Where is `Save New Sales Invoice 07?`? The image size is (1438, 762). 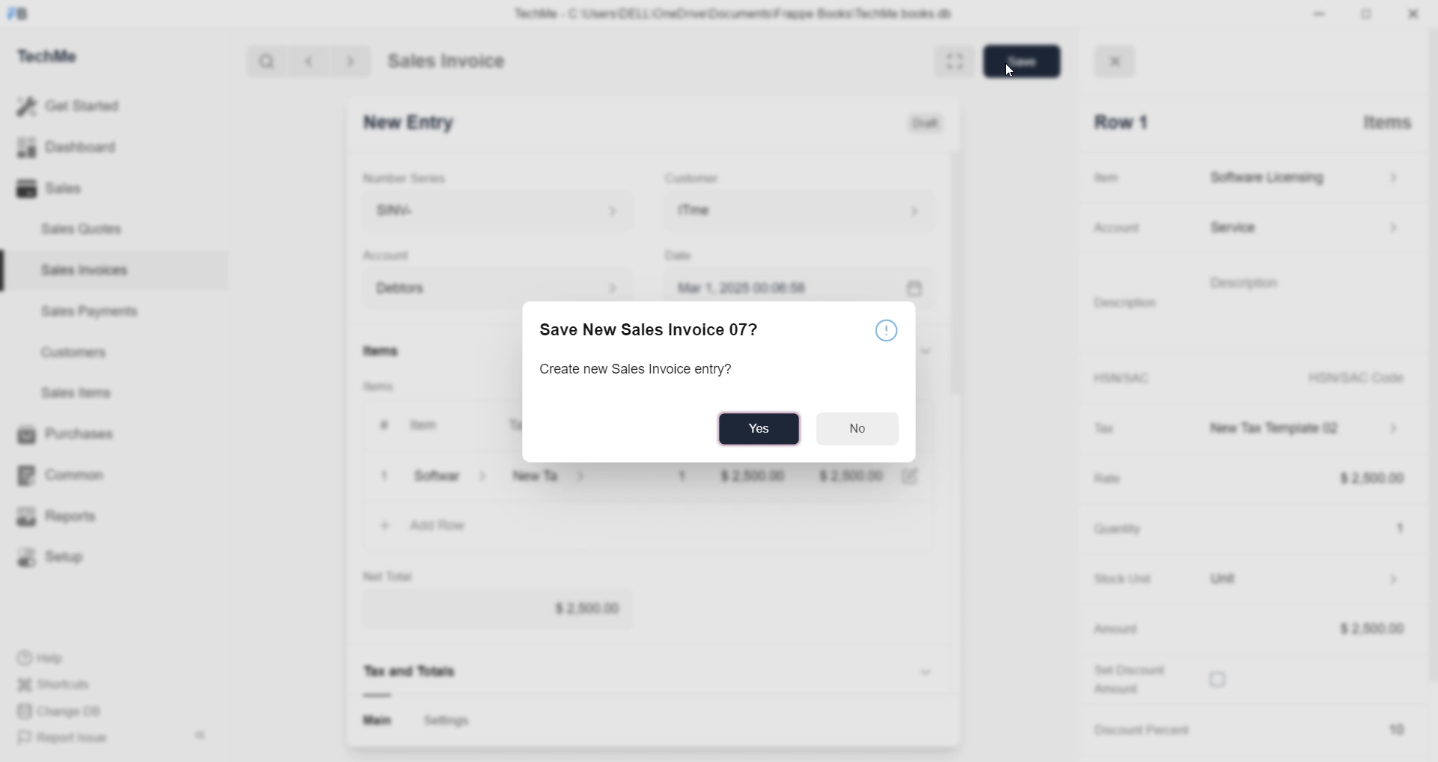 Save New Sales Invoice 07? is located at coordinates (661, 329).